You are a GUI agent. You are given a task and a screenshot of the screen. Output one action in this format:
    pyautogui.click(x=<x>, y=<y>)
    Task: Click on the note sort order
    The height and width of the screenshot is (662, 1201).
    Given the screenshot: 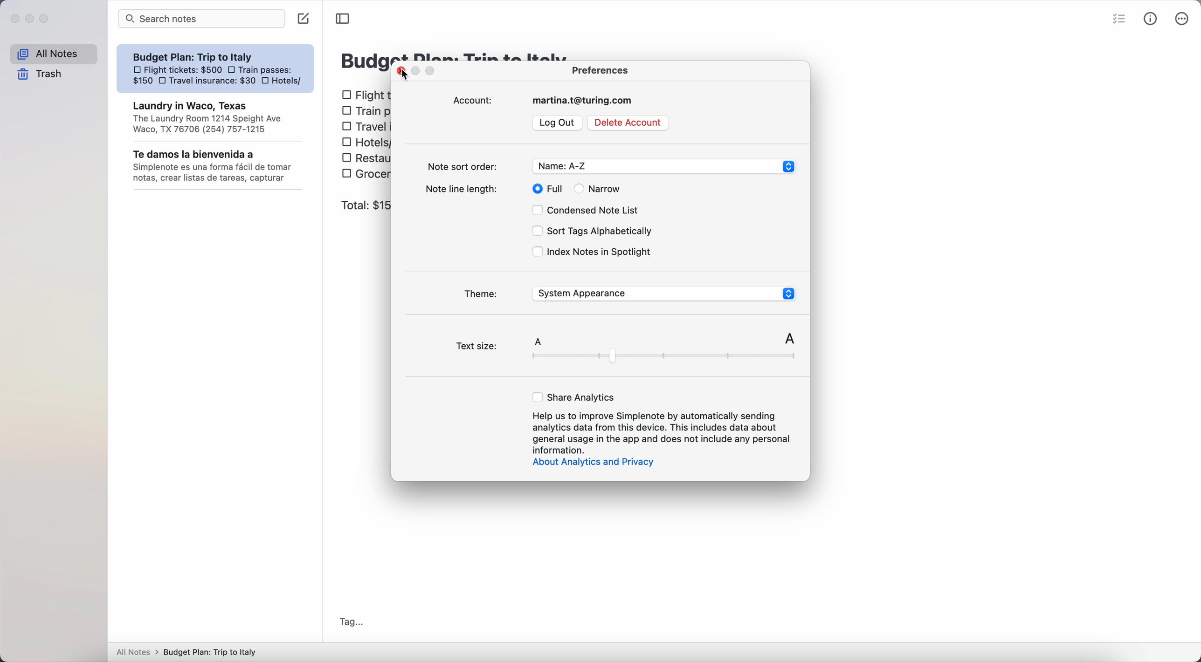 What is the action you would take?
    pyautogui.click(x=465, y=164)
    